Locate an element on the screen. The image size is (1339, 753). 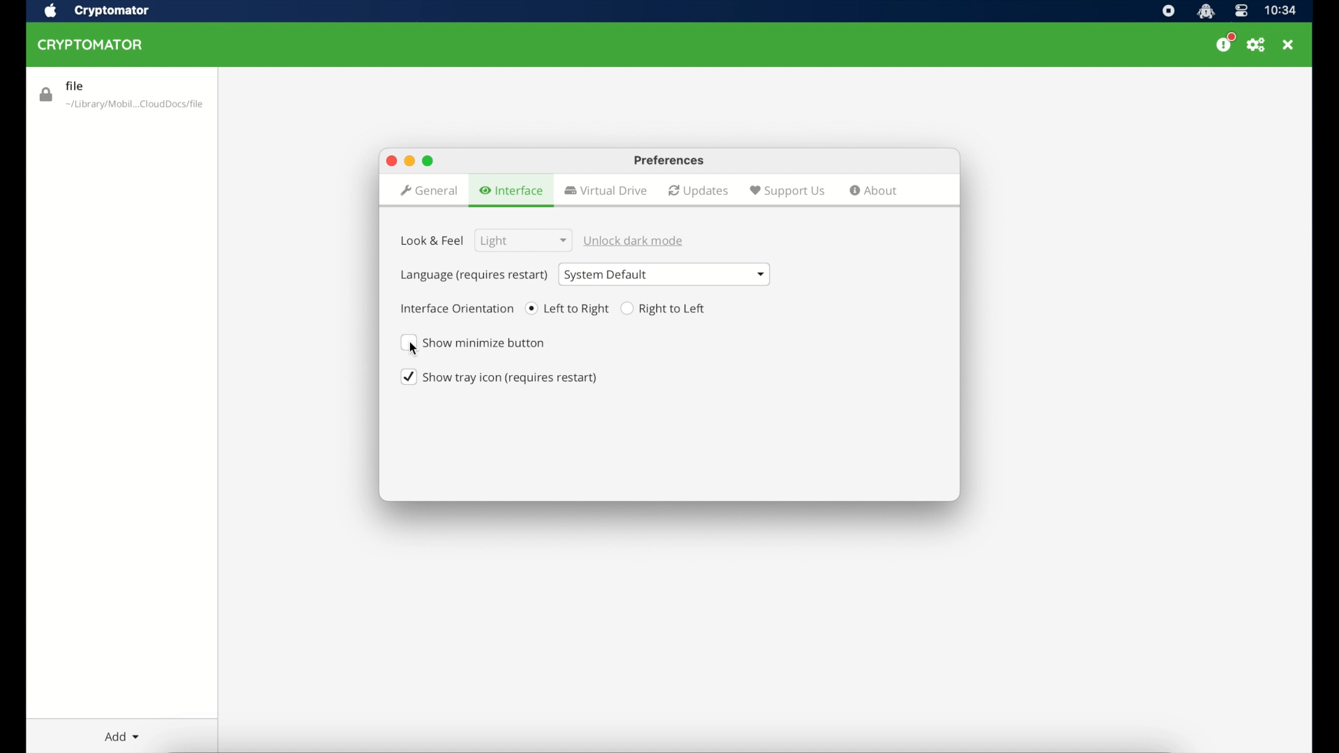
updates is located at coordinates (699, 191).